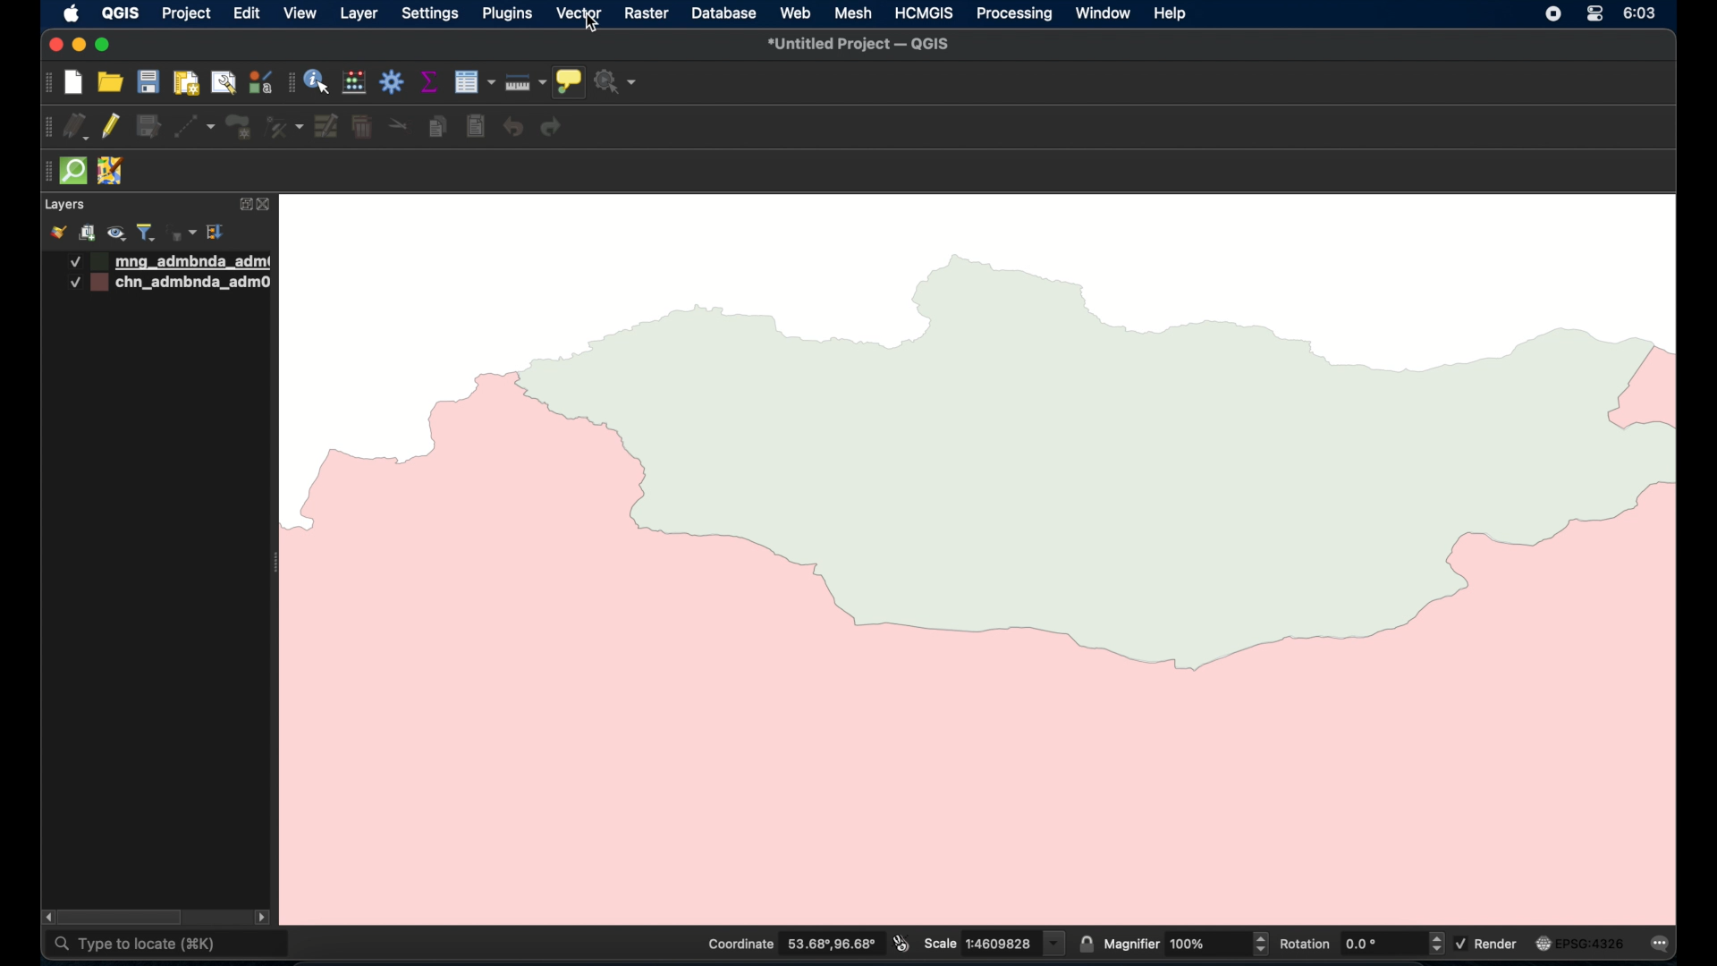  What do you see at coordinates (1552, 13) in the screenshot?
I see `screen recorder icon` at bounding box center [1552, 13].